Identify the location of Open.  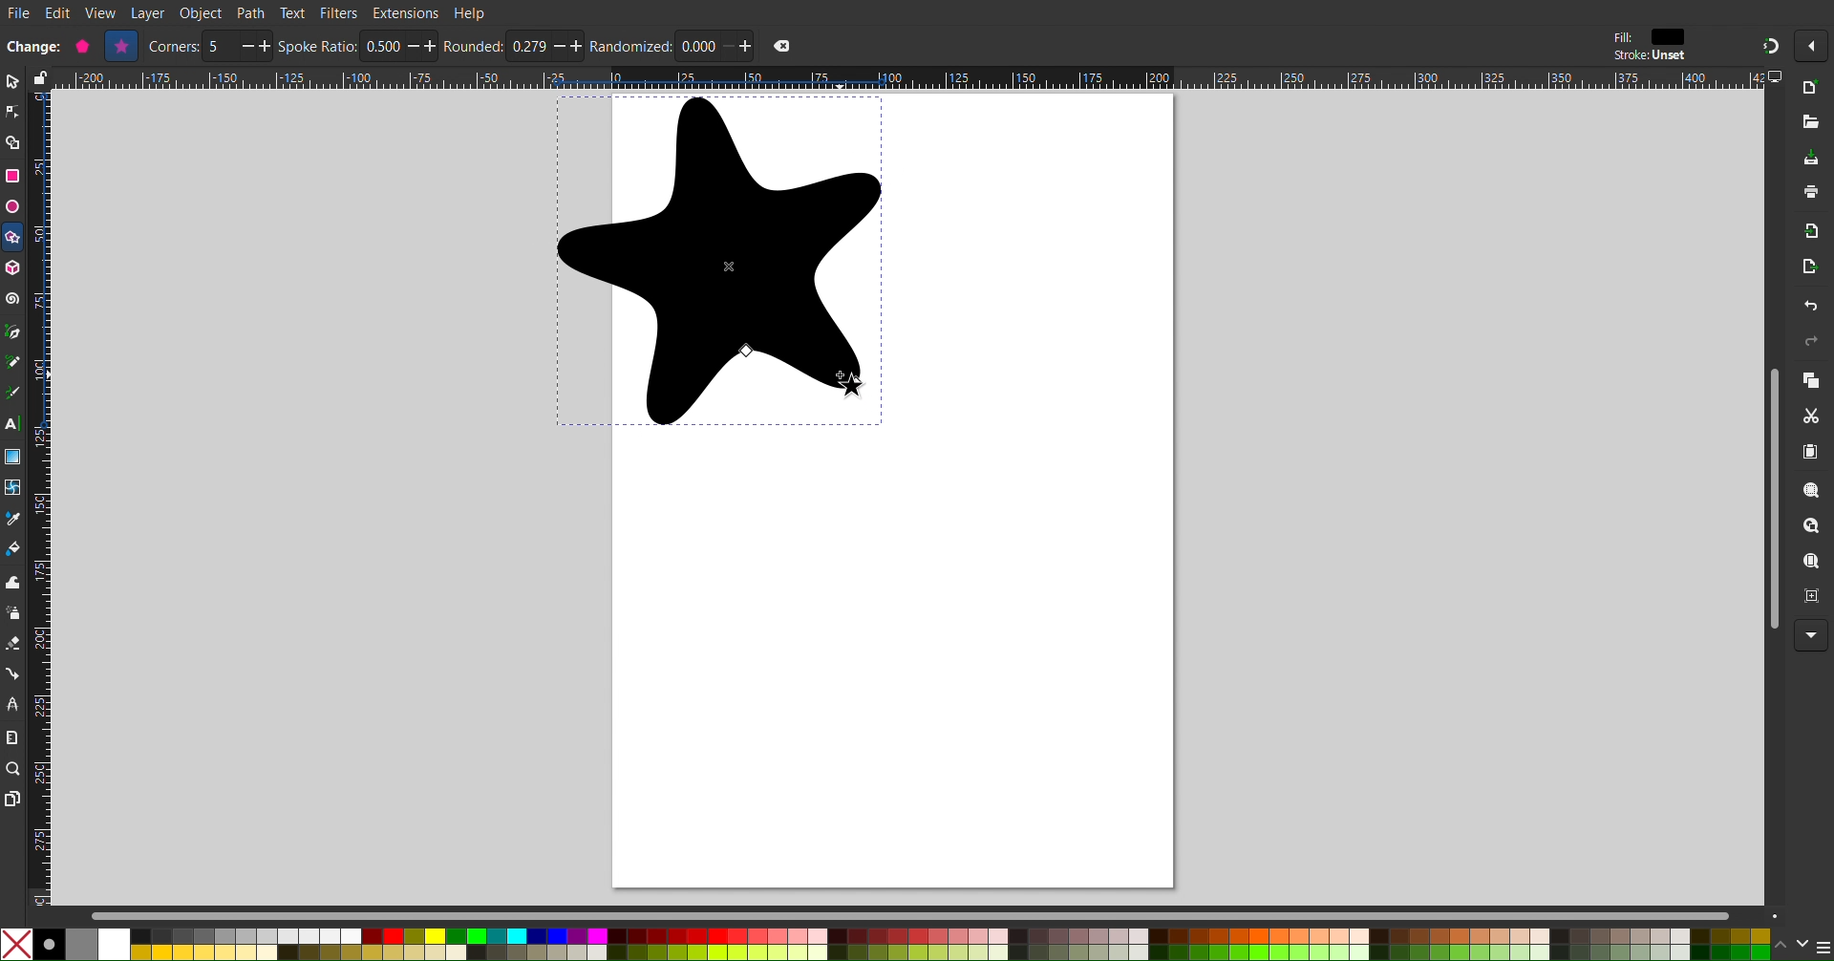
(1812, 123).